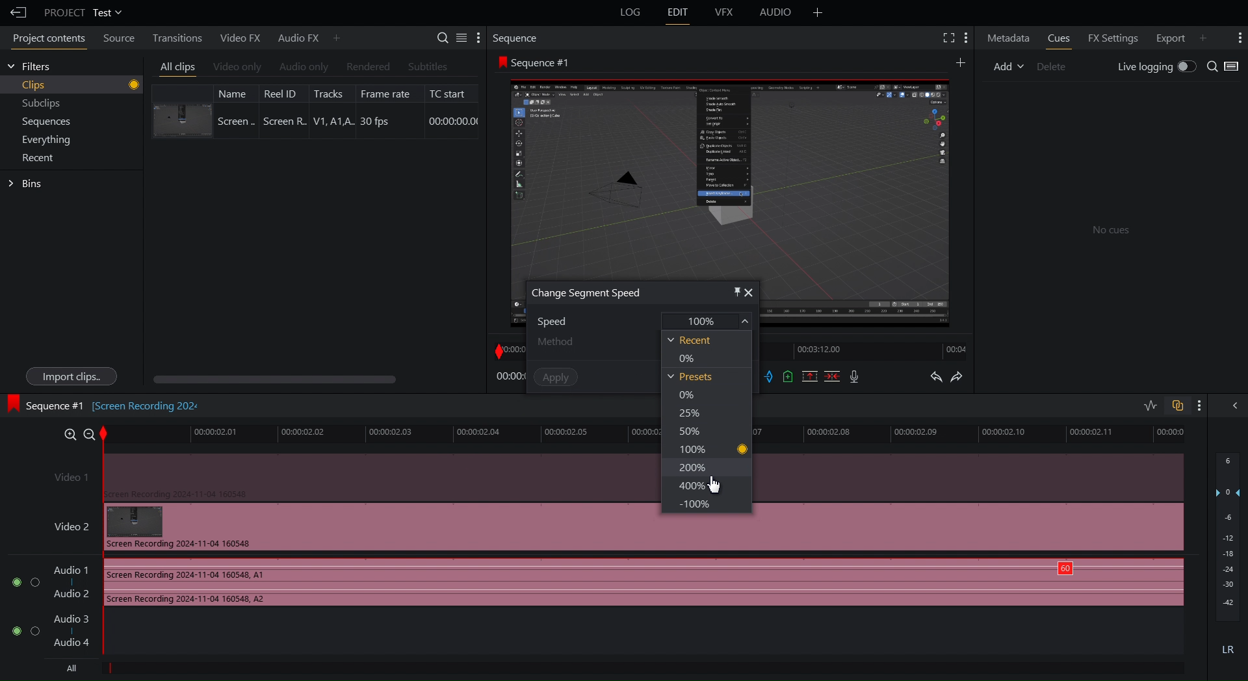 This screenshot has height=681, width=1248. Describe the element at coordinates (1057, 65) in the screenshot. I see `Delete` at that location.